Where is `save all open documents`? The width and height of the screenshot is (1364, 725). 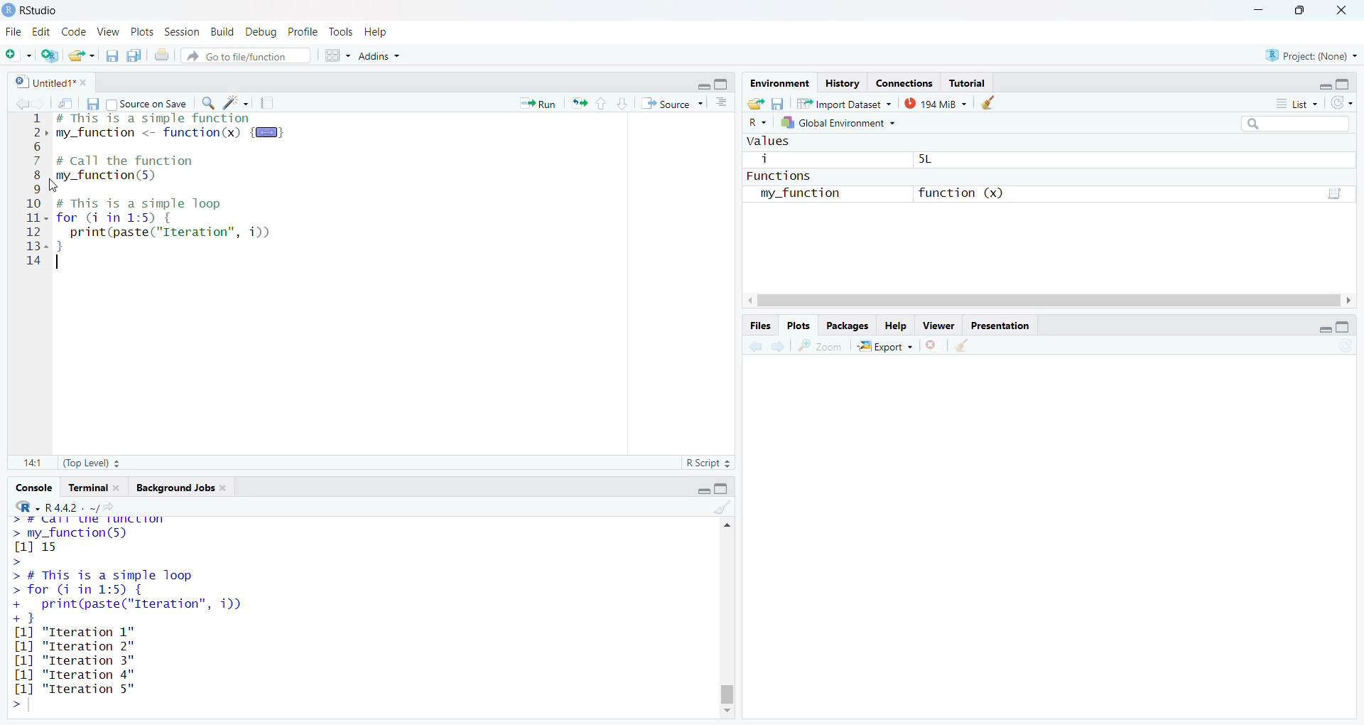 save all open documents is located at coordinates (134, 55).